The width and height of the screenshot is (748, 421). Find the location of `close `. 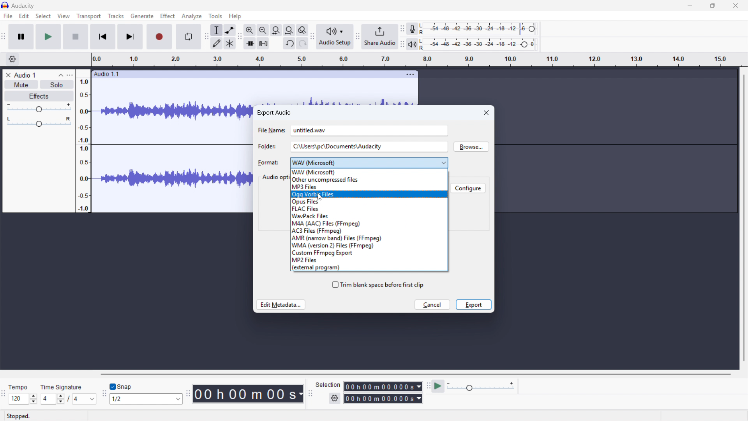

close  is located at coordinates (736, 6).